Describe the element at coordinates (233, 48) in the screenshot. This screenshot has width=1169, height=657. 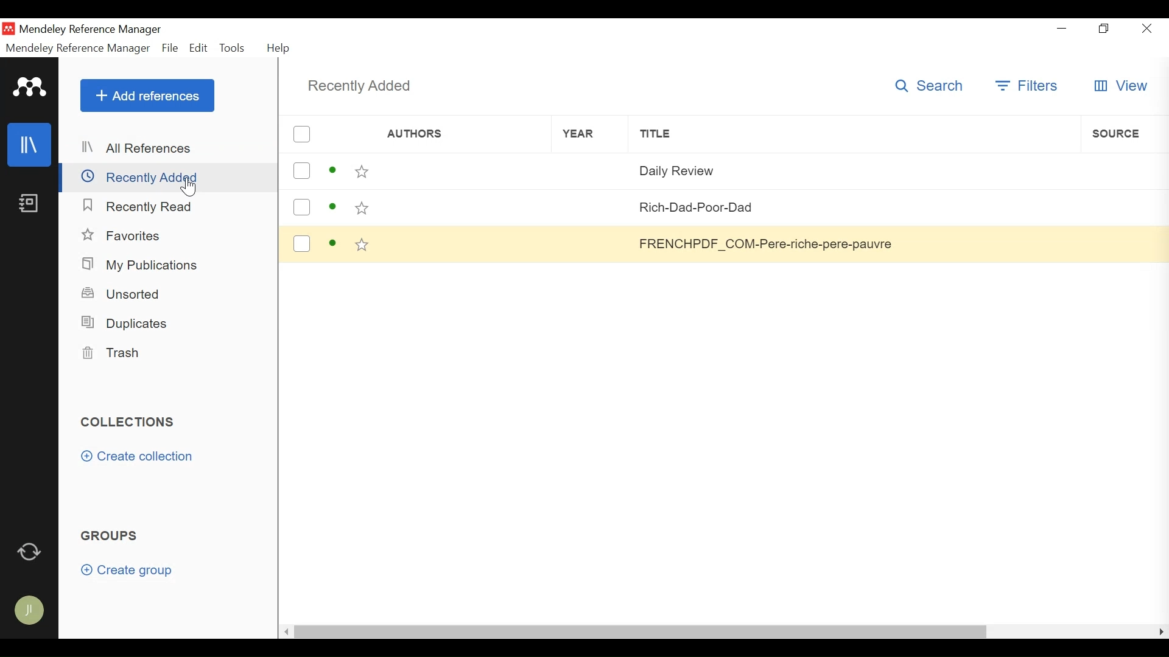
I see `Tools` at that location.